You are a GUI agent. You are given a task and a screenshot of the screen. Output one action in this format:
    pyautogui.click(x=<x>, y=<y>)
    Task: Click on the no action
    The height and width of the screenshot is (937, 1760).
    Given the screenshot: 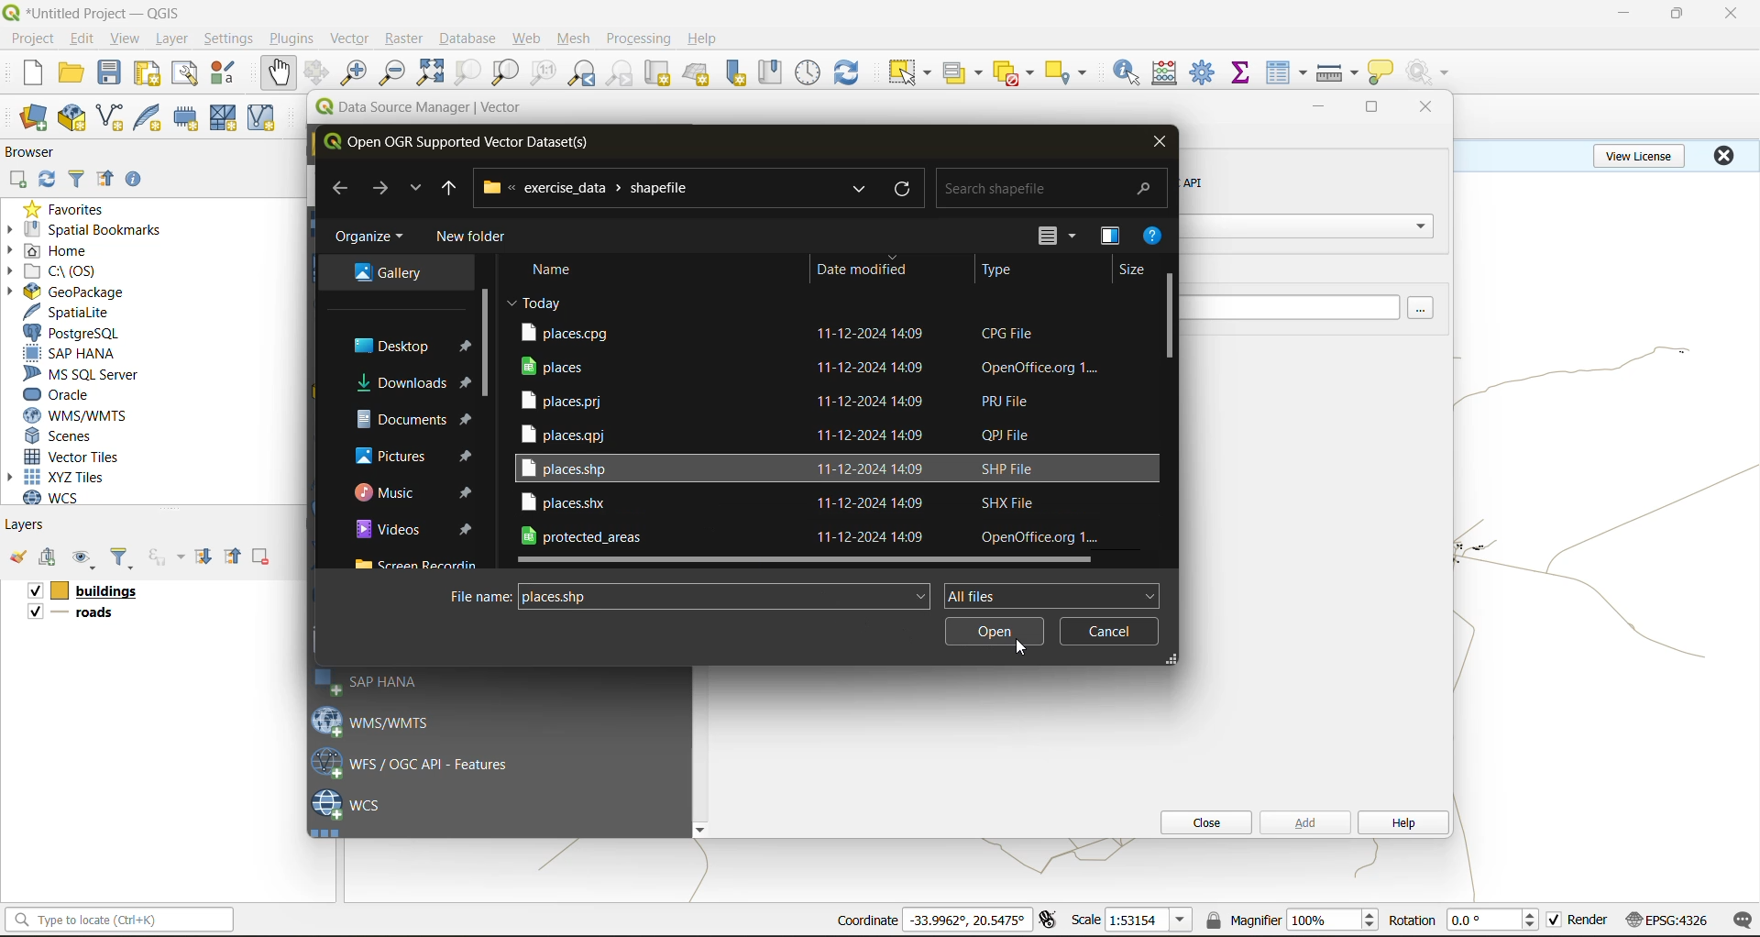 What is the action you would take?
    pyautogui.click(x=1431, y=72)
    